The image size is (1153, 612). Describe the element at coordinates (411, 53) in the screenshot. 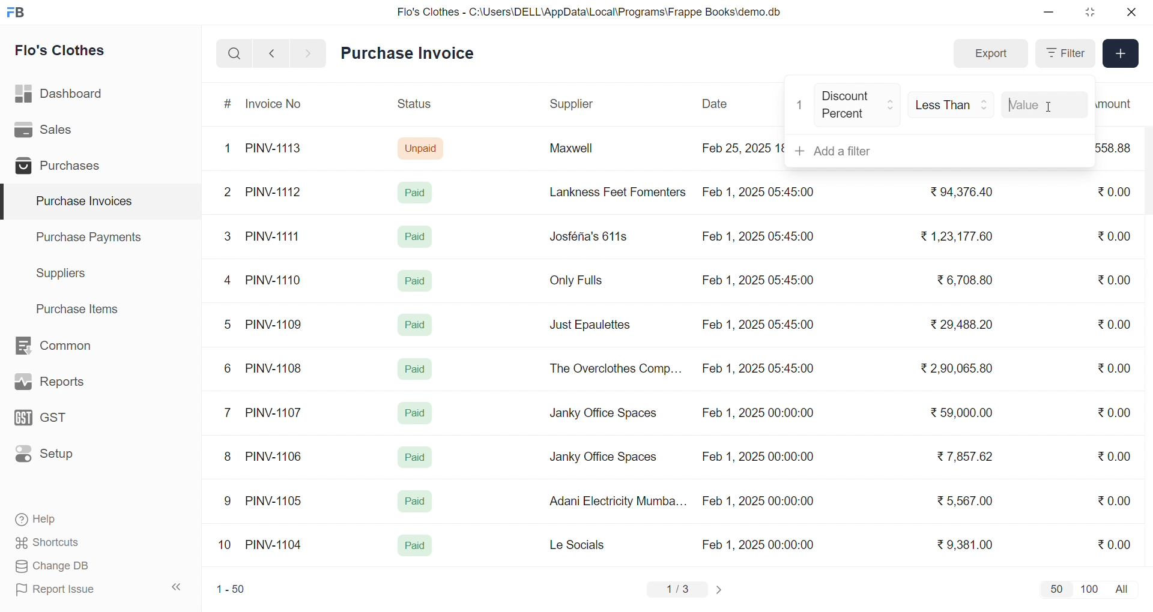

I see `Purchase Invoice` at that location.